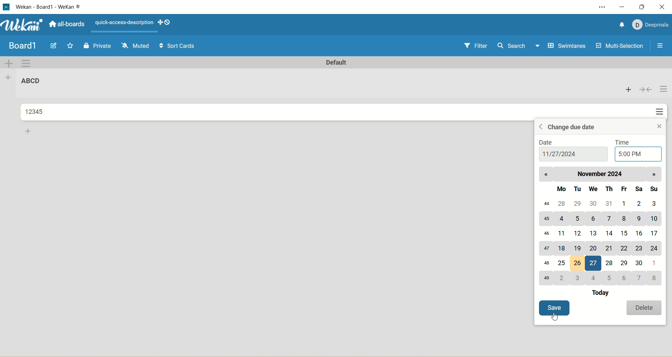 The height and width of the screenshot is (357, 672). What do you see at coordinates (26, 64) in the screenshot?
I see `swimlane action` at bounding box center [26, 64].